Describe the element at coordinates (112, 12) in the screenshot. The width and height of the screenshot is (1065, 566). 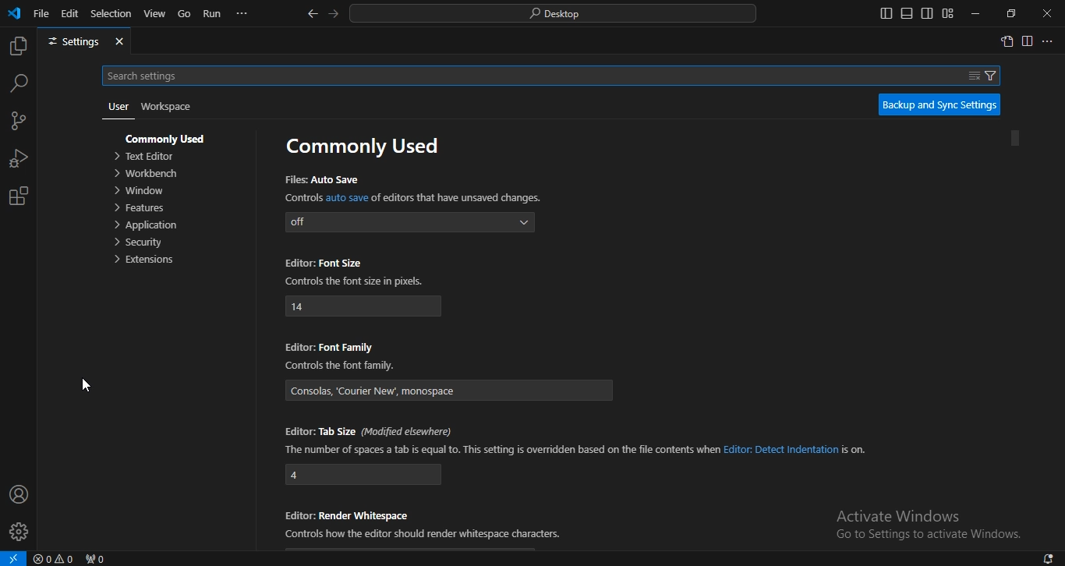
I see `selection` at that location.